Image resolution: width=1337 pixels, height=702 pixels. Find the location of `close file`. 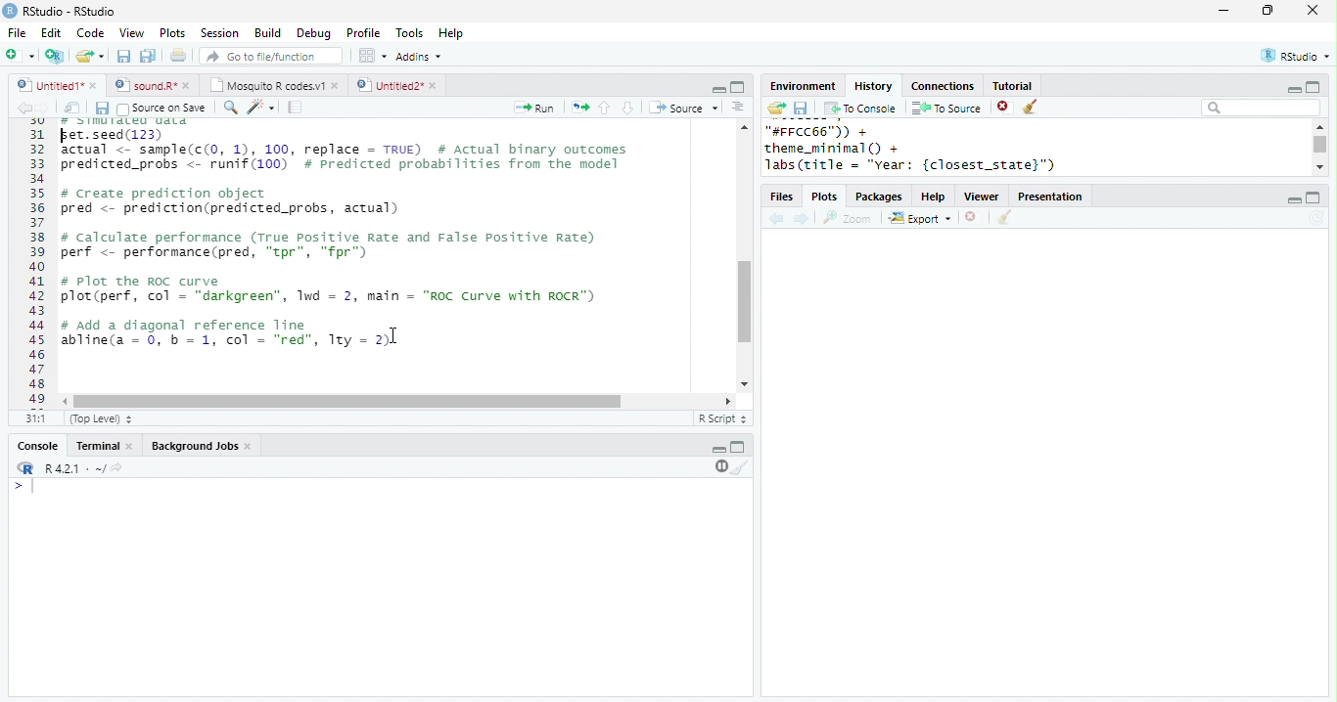

close file is located at coordinates (974, 218).